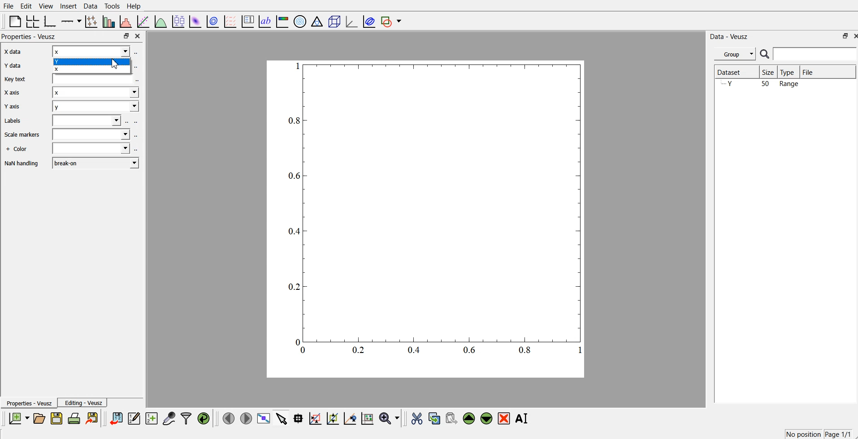  I want to click on Tools, so click(112, 6).